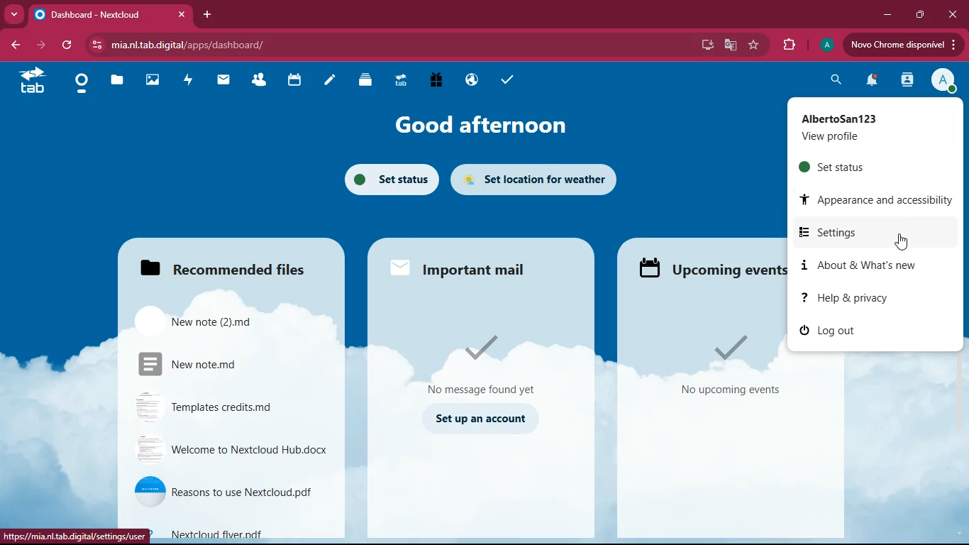 The width and height of the screenshot is (969, 545). I want to click on set status, so click(841, 167).